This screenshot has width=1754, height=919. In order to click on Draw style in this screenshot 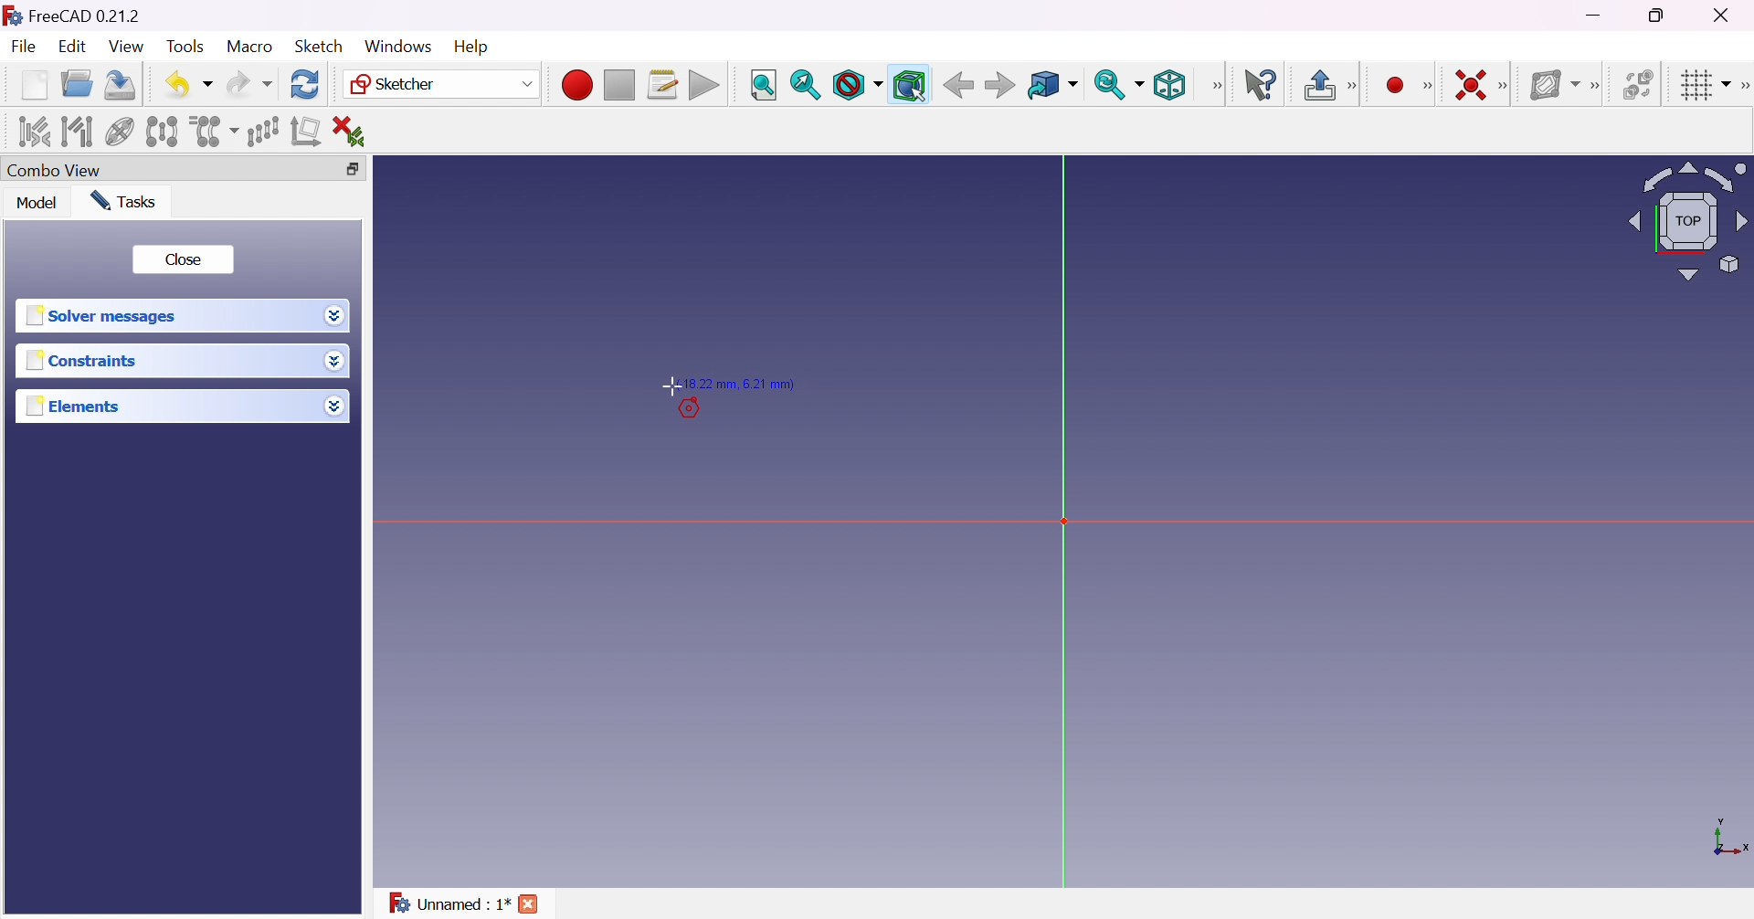, I will do `click(856, 85)`.